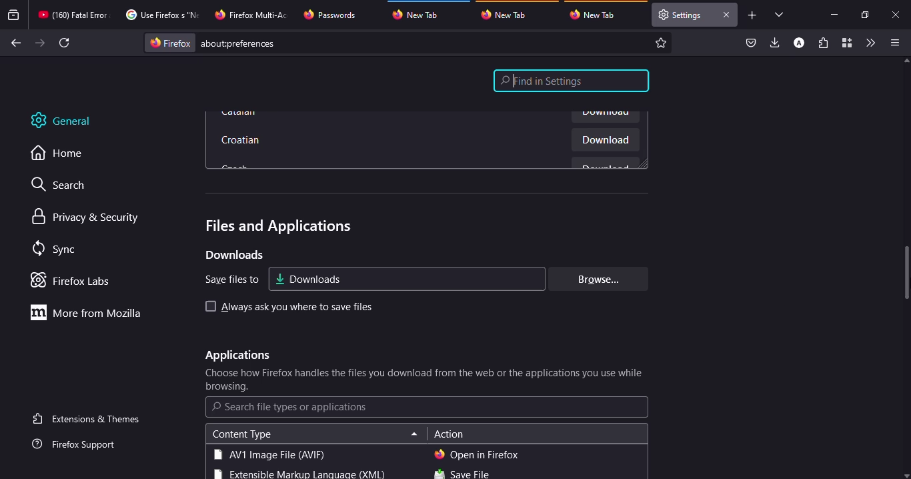  What do you see at coordinates (87, 217) in the screenshot?
I see `privacy` at bounding box center [87, 217].